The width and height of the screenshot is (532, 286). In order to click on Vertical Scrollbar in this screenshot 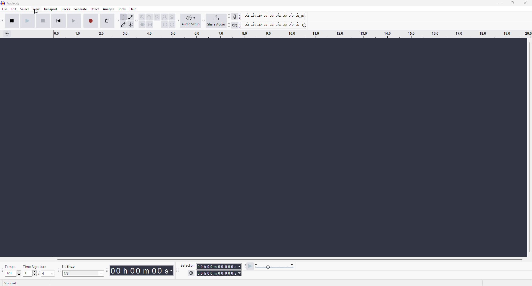, I will do `click(529, 147)`.